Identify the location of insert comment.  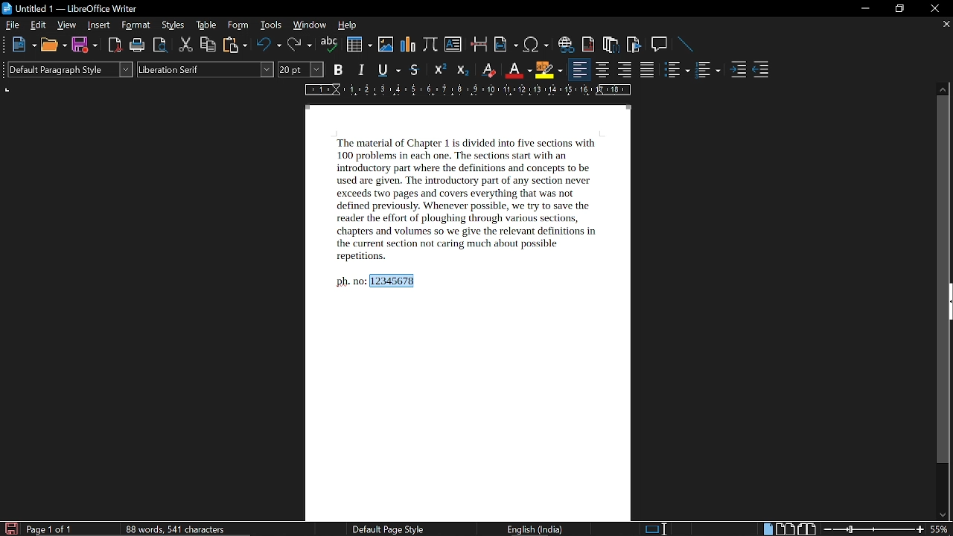
(659, 44).